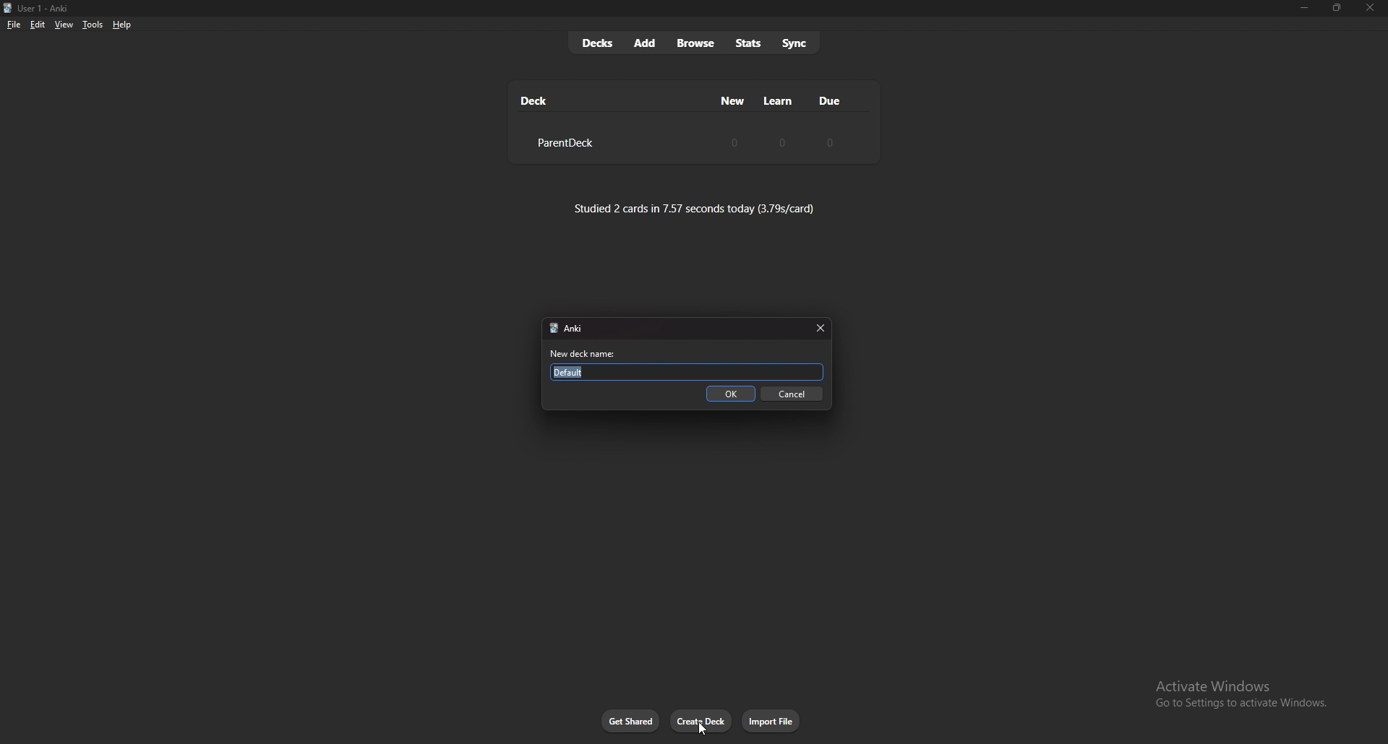  I want to click on studied 2 cards in 7.57 seconds today (3.79s/card), so click(695, 208).